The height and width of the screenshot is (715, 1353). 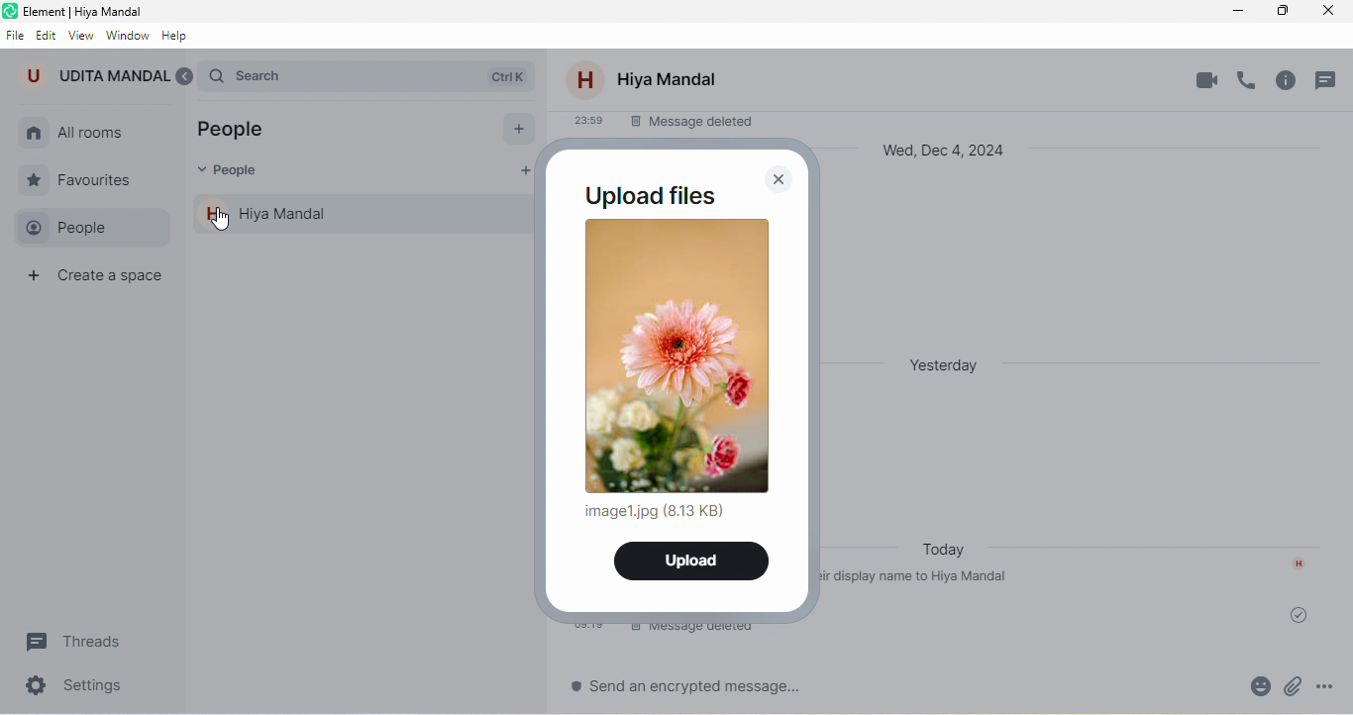 I want to click on file, so click(x=15, y=31).